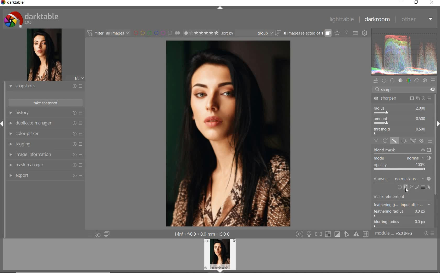 This screenshot has width=440, height=273. What do you see at coordinates (377, 141) in the screenshot?
I see `off` at bounding box center [377, 141].